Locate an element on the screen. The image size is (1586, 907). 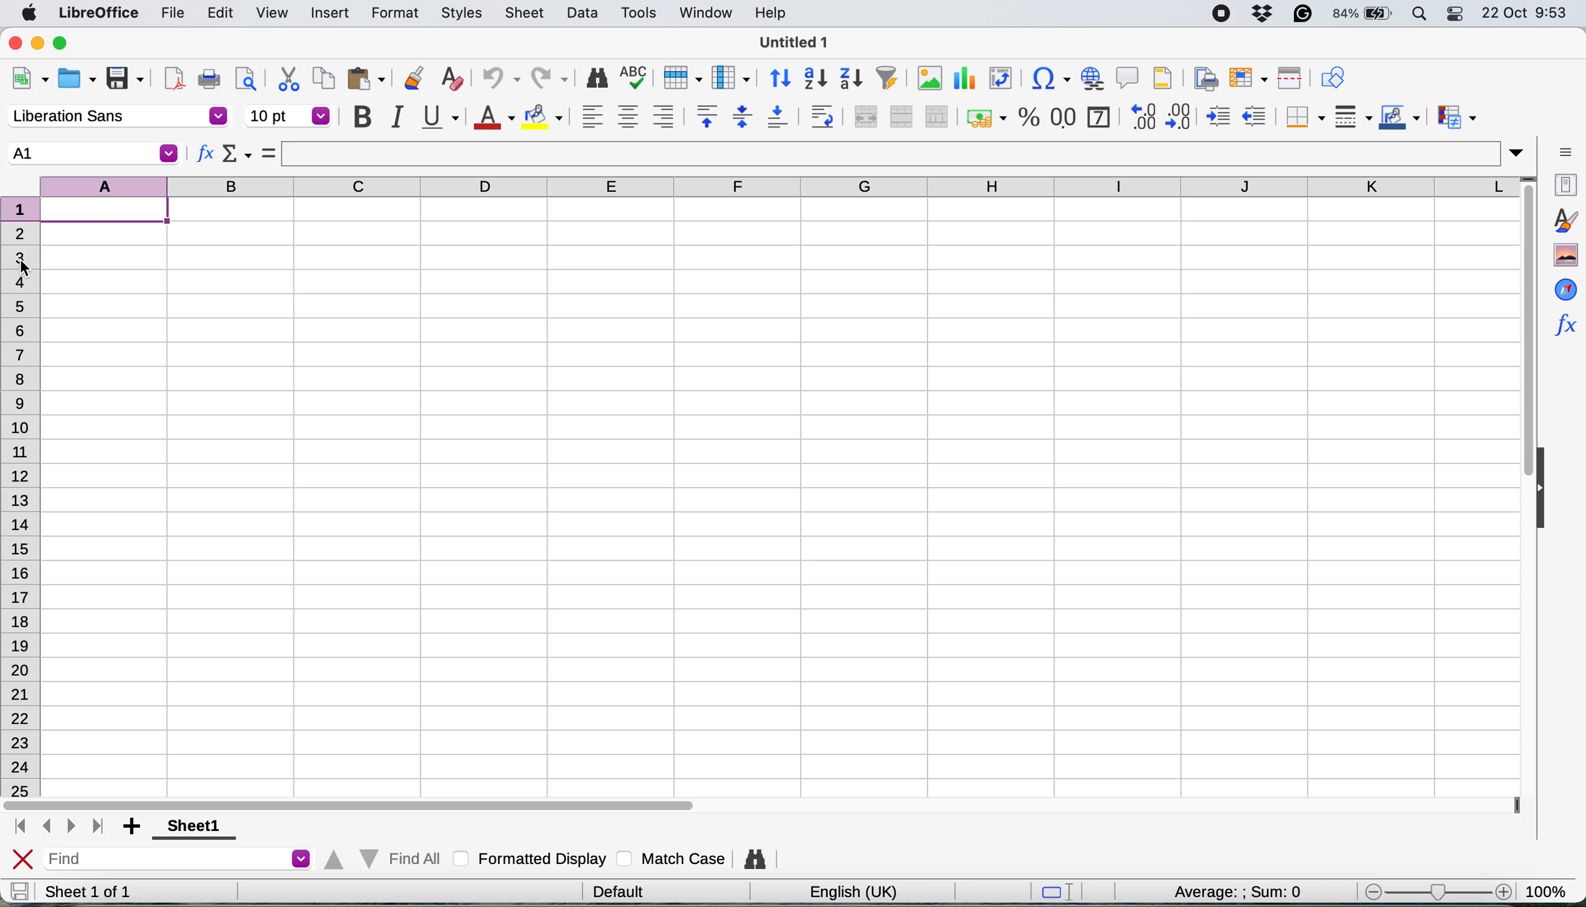
underline is located at coordinates (439, 115).